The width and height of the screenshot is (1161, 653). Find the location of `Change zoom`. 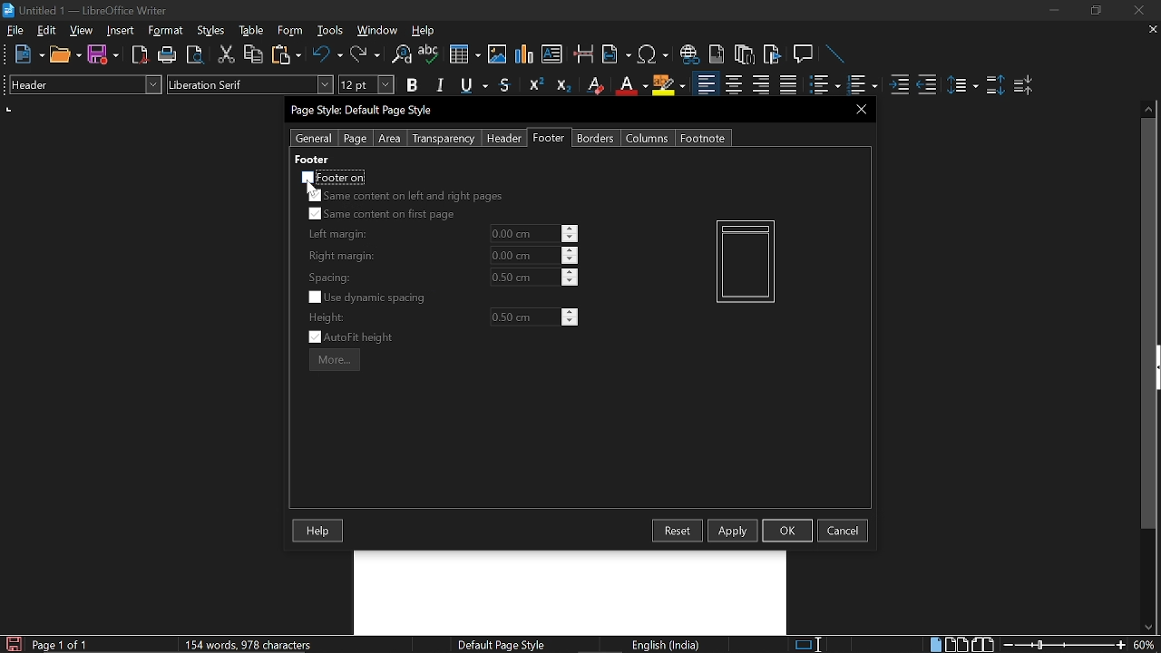

Change zoom is located at coordinates (1065, 645).